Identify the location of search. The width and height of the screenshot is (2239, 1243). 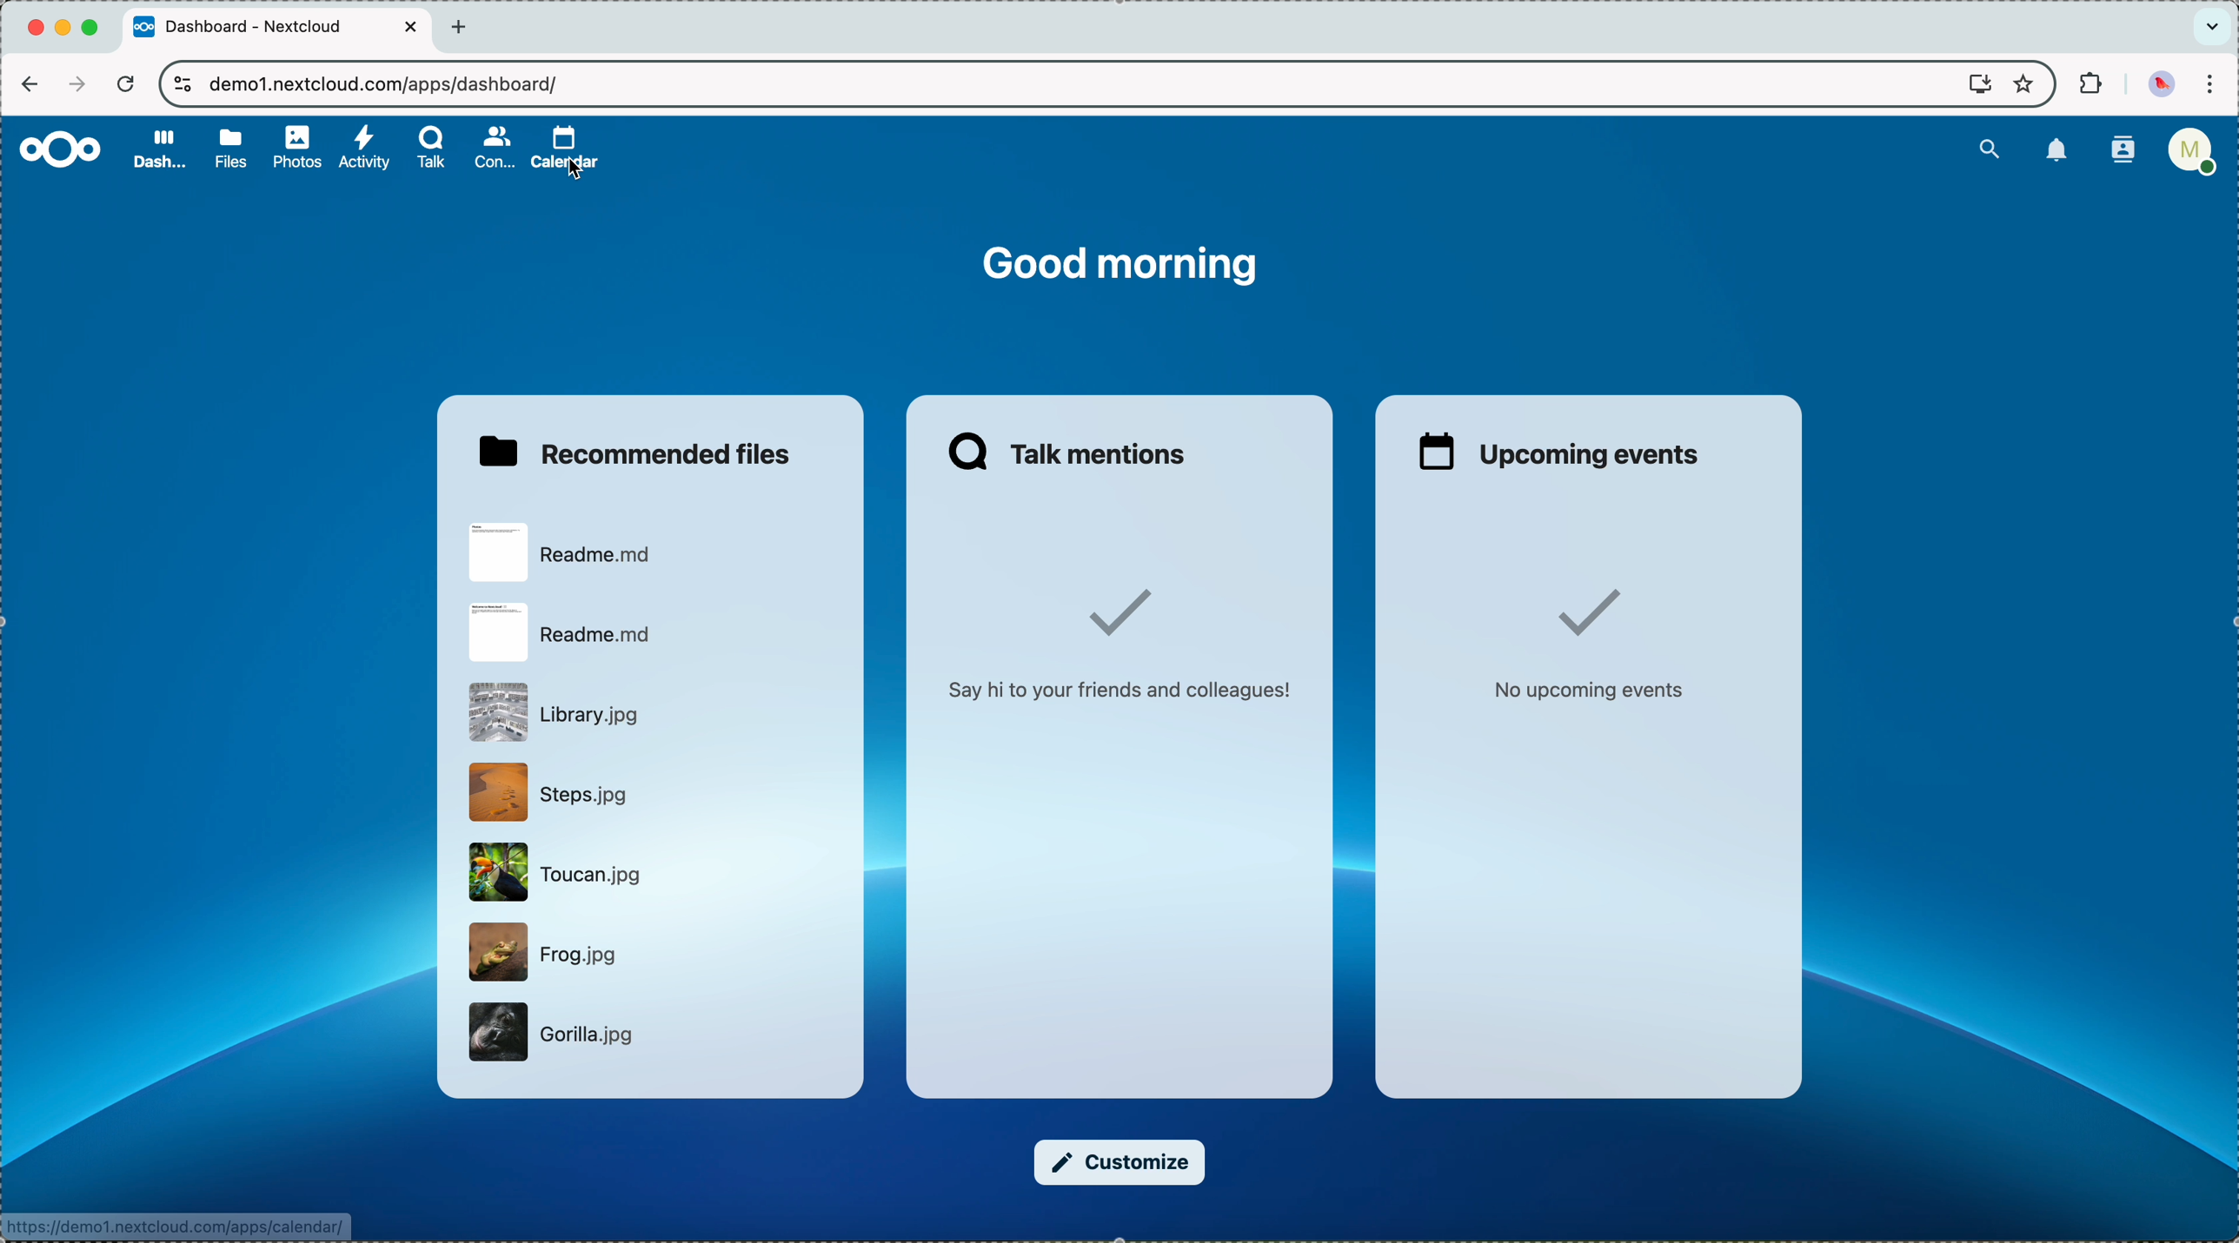
(1990, 147).